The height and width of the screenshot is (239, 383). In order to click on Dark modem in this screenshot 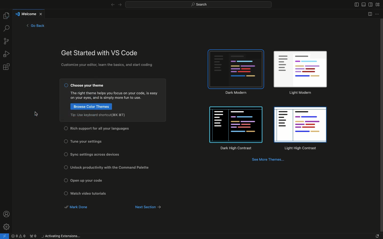, I will do `click(236, 72)`.